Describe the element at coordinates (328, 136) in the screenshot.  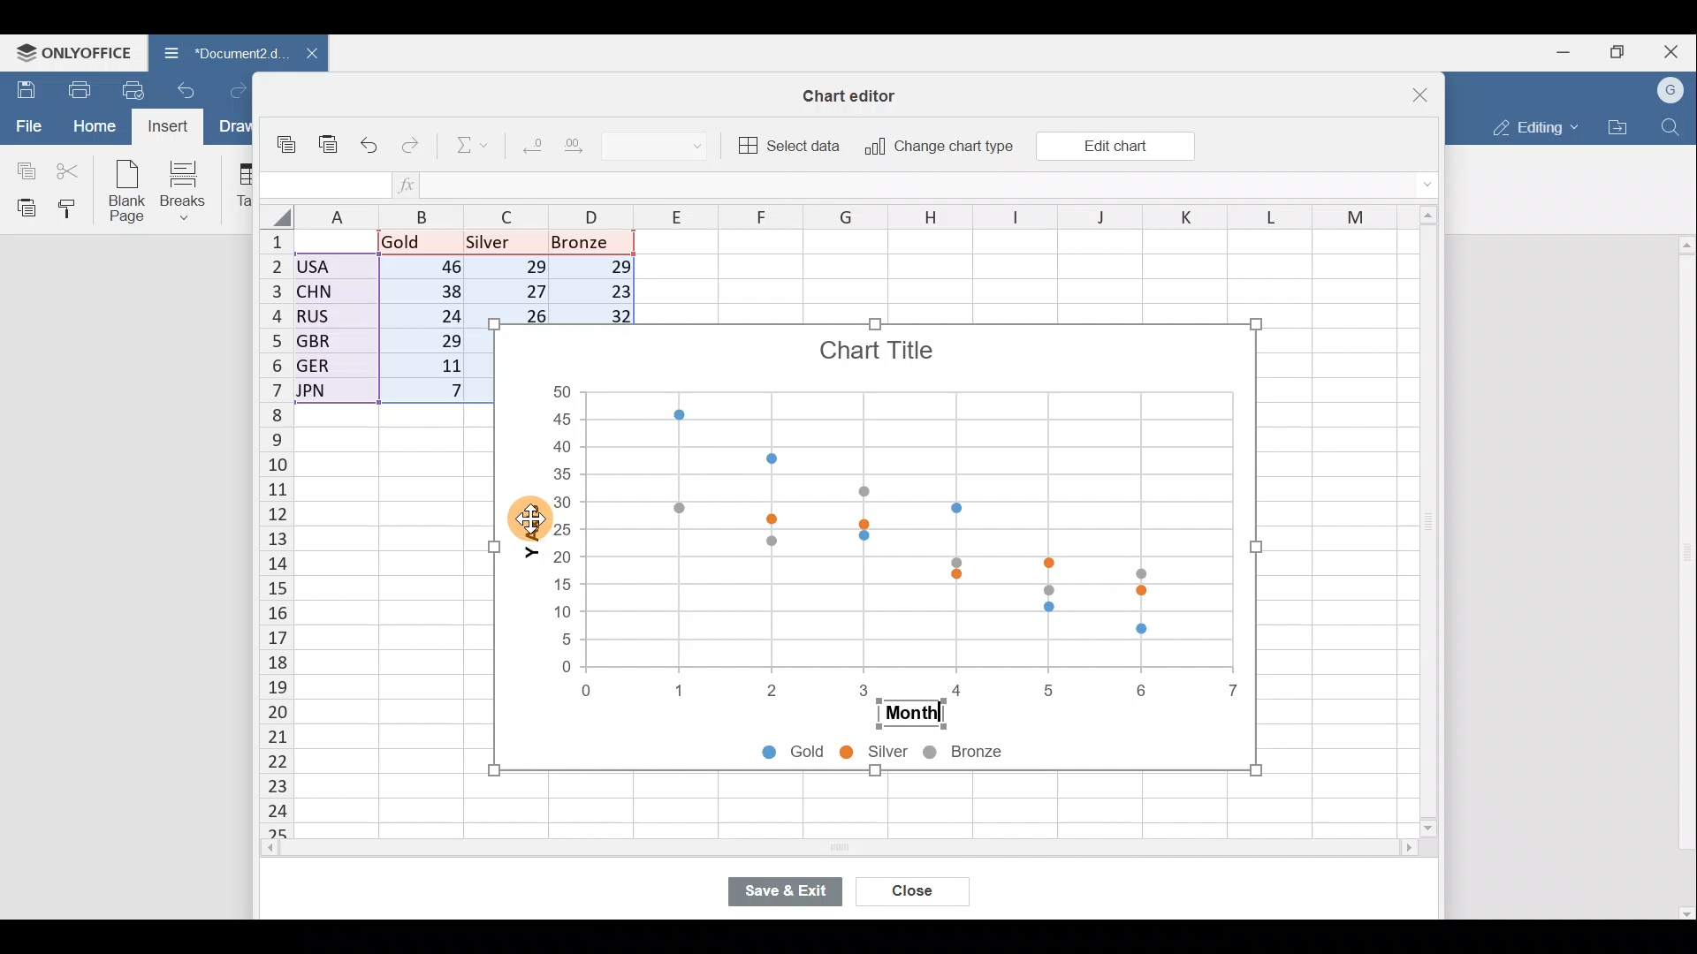
I see `Paste` at that location.